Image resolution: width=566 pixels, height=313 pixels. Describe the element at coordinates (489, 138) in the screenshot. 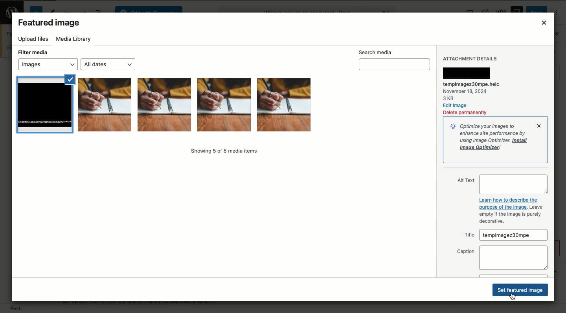

I see `Optimize your images toenhance site performance by.using Image Optimizer. InstallImage Optimizer!` at that location.